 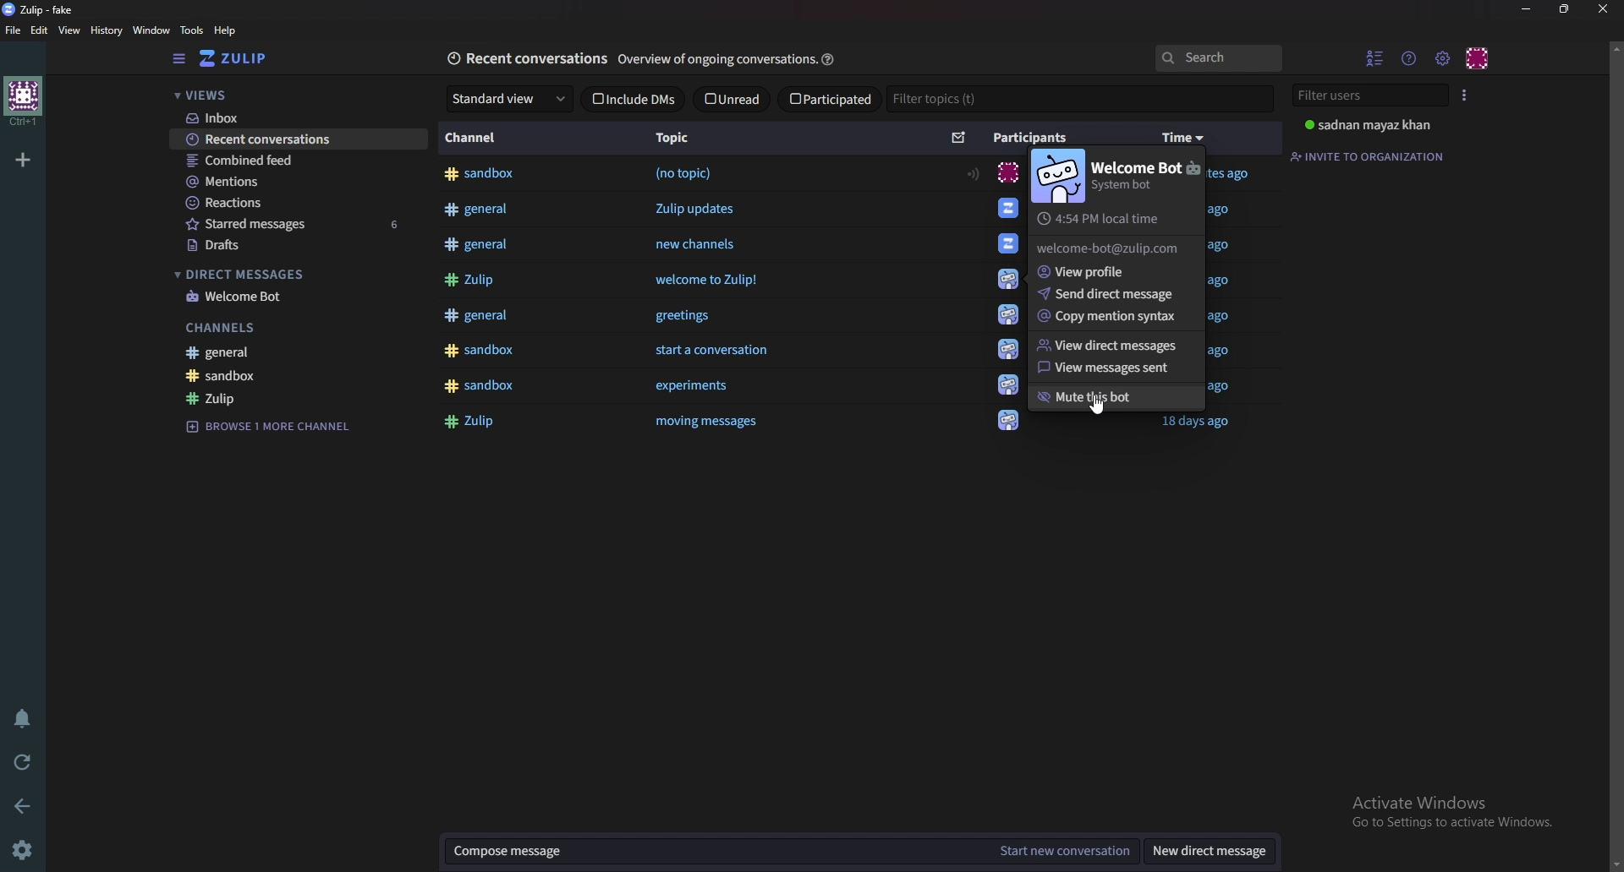 I want to click on  Personal menu, so click(x=1478, y=57).